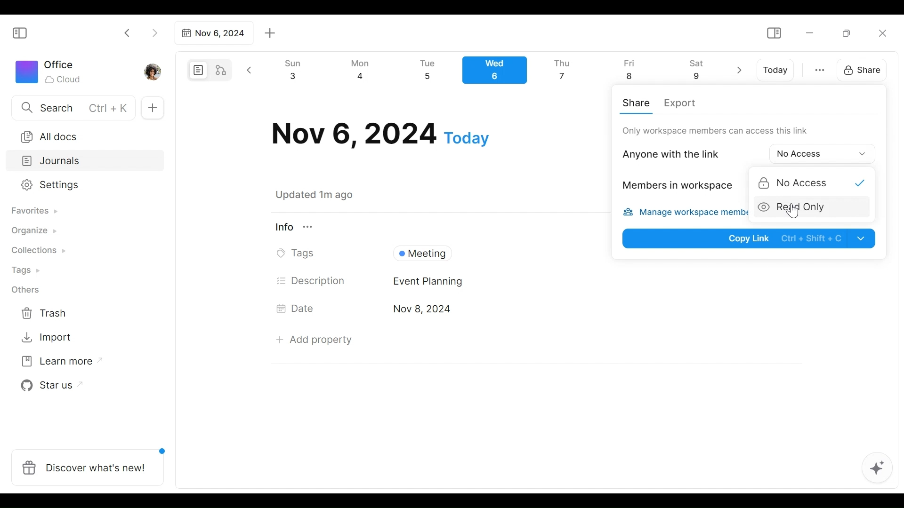 This screenshot has width=904, height=508. Describe the element at coordinates (809, 183) in the screenshot. I see `No Acces` at that location.